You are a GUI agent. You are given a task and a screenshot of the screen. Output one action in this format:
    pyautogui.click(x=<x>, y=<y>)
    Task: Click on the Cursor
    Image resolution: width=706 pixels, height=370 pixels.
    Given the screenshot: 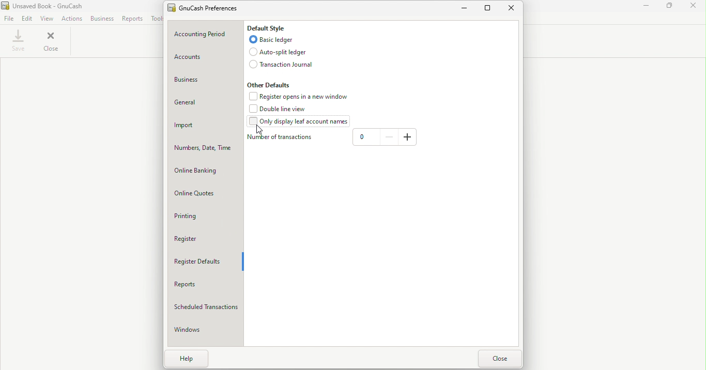 What is the action you would take?
    pyautogui.click(x=259, y=130)
    